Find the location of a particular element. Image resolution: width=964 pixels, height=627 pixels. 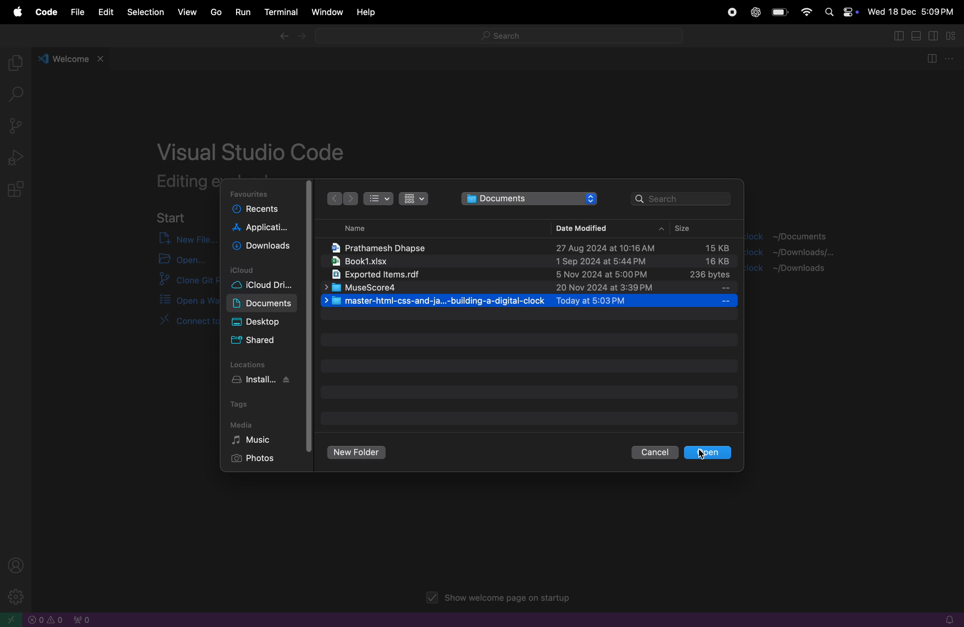

shared is located at coordinates (256, 341).